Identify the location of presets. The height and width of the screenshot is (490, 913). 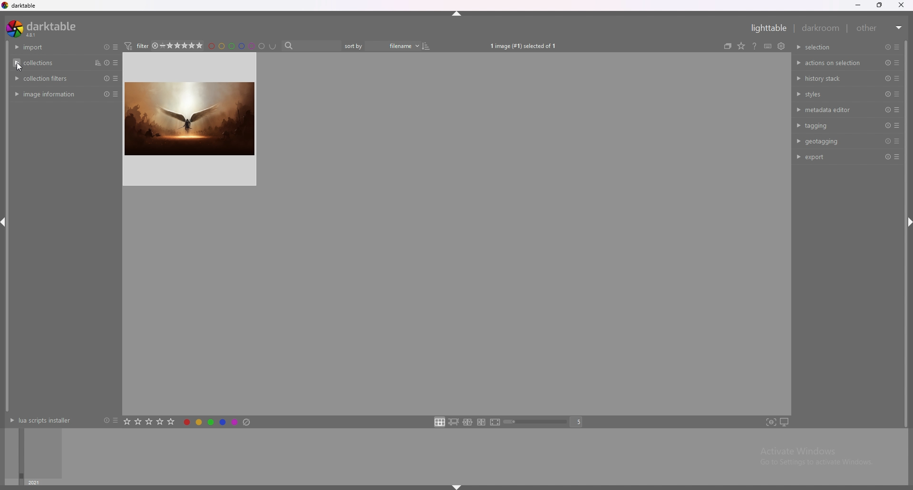
(895, 47).